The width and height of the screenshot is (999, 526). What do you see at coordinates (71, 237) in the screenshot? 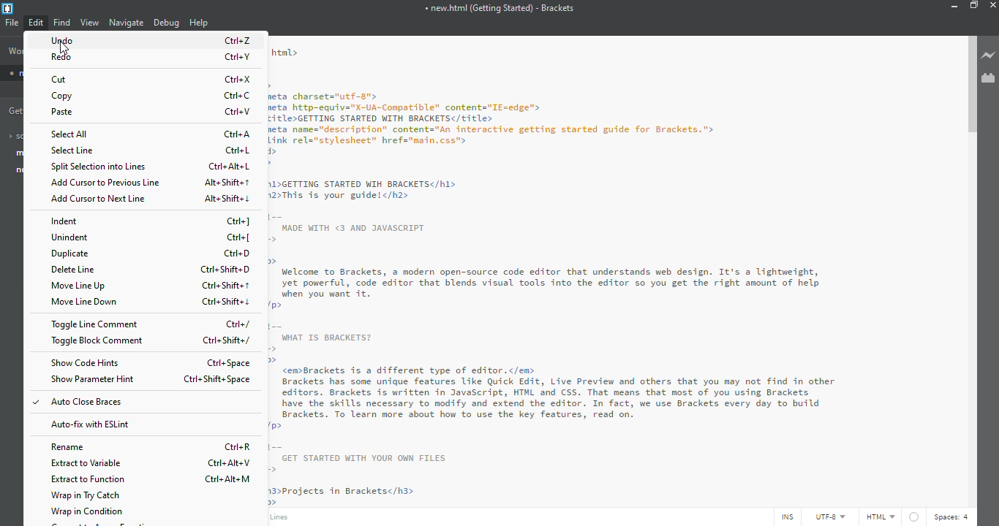
I see `unindent` at bounding box center [71, 237].